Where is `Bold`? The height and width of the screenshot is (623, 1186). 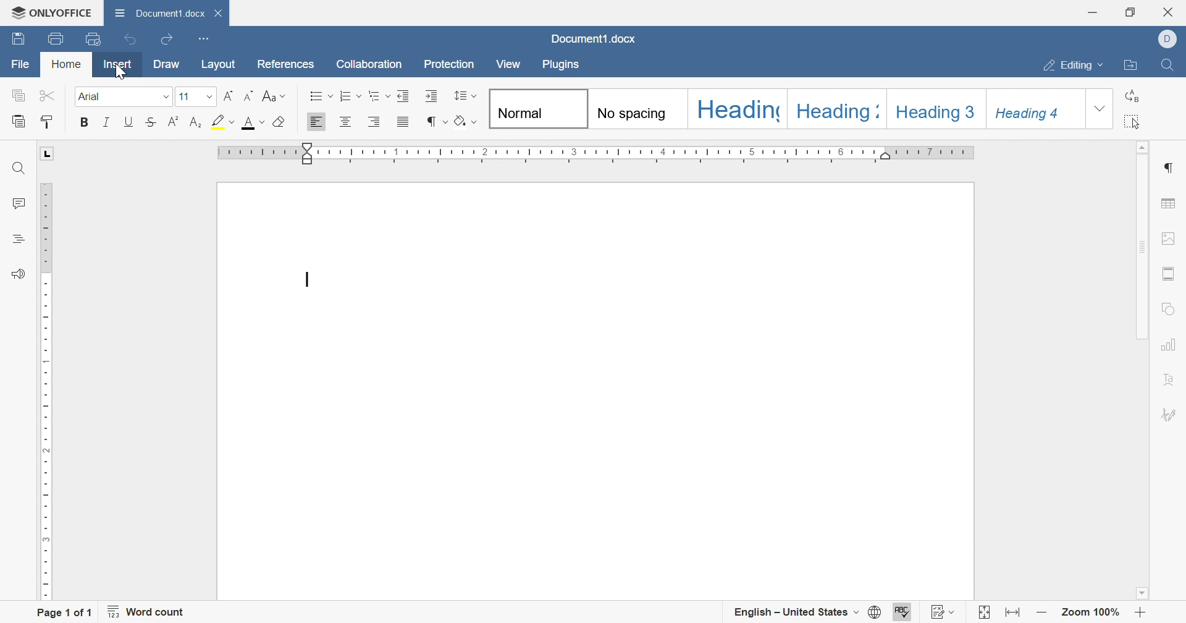
Bold is located at coordinates (82, 122).